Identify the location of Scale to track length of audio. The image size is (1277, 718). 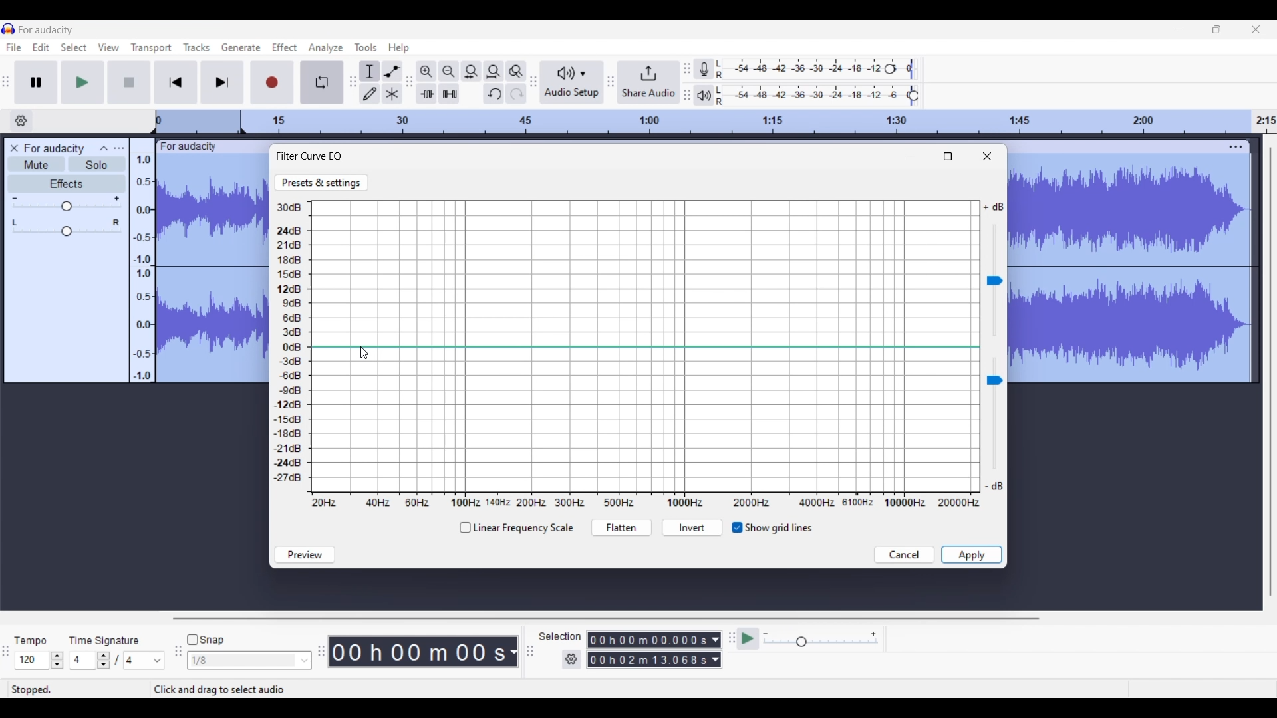
(763, 122).